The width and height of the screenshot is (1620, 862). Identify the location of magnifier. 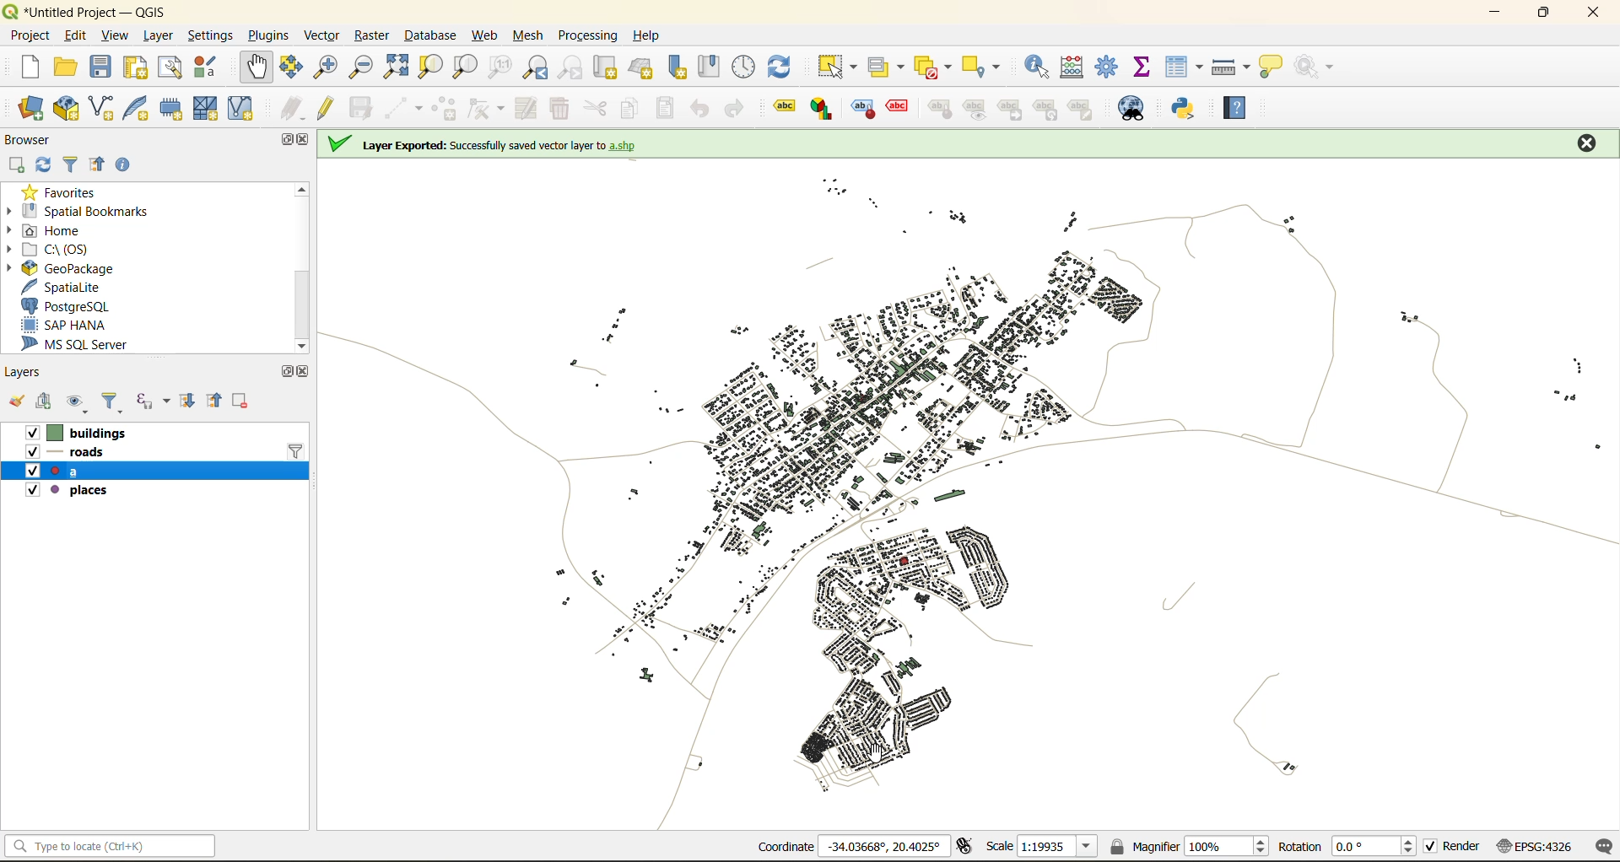
(1191, 845).